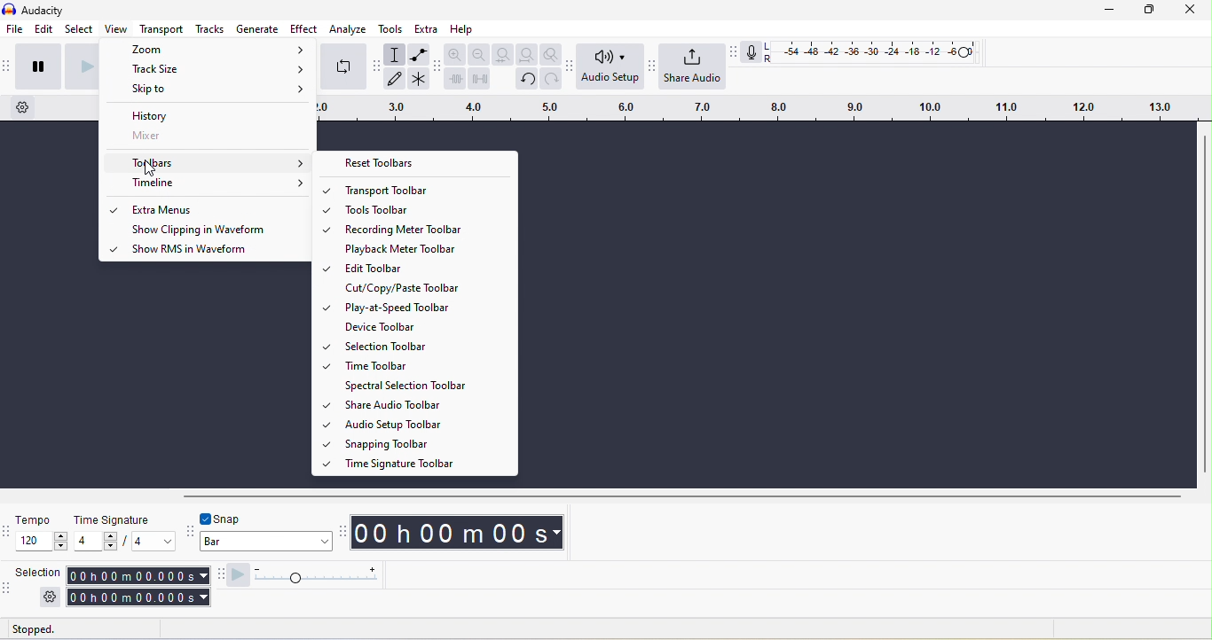  What do you see at coordinates (437, 68) in the screenshot?
I see `audacity edit toolbar` at bounding box center [437, 68].